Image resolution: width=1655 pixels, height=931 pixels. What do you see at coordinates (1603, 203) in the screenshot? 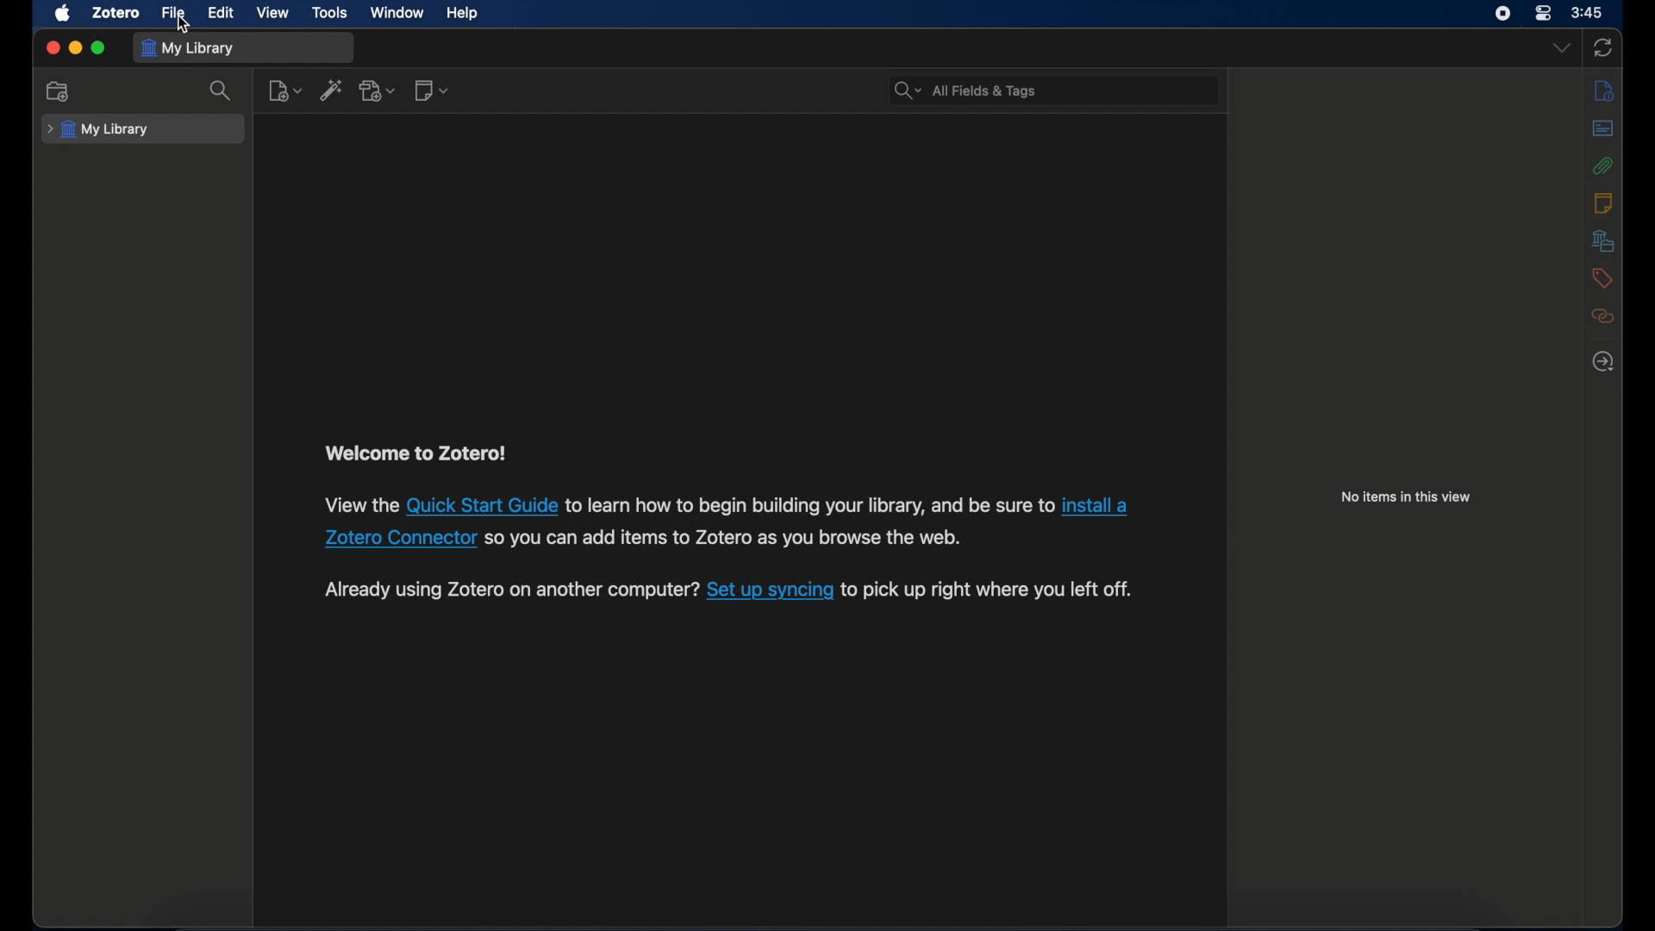
I see `notes` at bounding box center [1603, 203].